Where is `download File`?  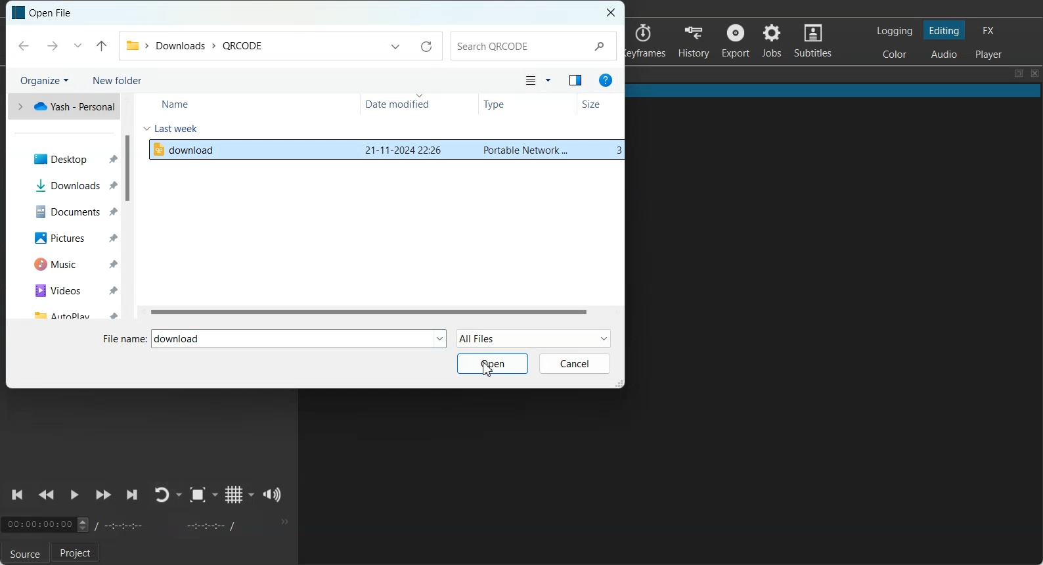
download File is located at coordinates (183, 148).